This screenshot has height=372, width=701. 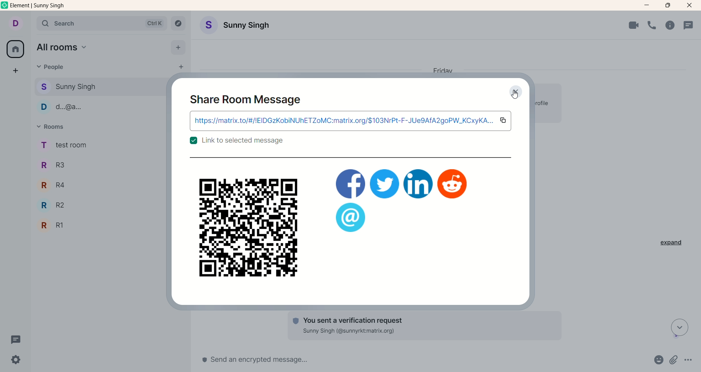 What do you see at coordinates (453, 185) in the screenshot?
I see `application logo` at bounding box center [453, 185].